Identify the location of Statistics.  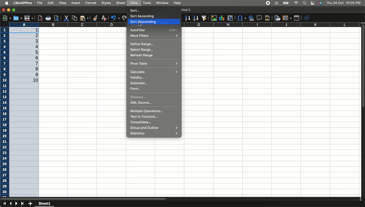
(155, 133).